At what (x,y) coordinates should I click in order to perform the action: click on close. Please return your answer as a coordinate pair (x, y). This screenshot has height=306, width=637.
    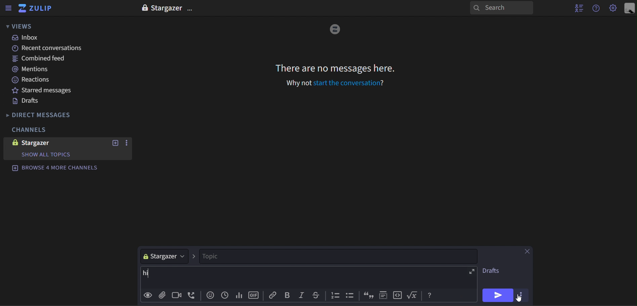
    Looking at the image, I should click on (527, 251).